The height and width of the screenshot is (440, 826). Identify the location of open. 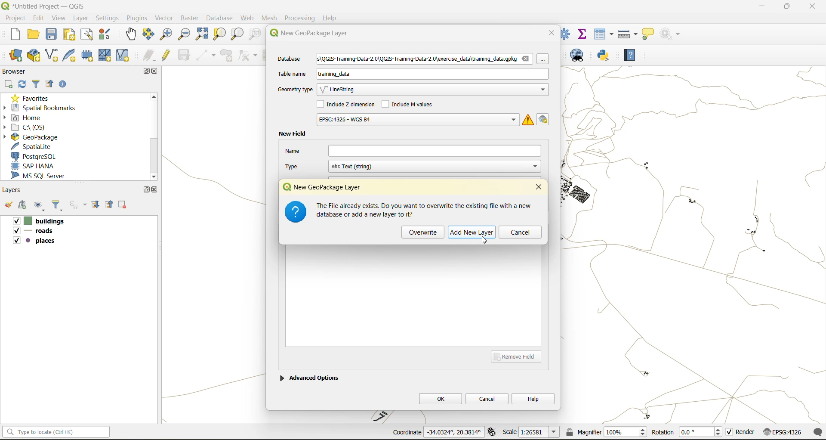
(8, 207).